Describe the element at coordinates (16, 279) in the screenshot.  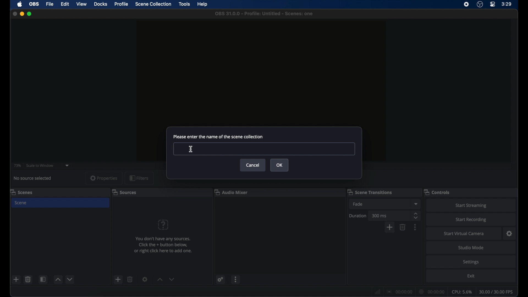
I see `add` at that location.